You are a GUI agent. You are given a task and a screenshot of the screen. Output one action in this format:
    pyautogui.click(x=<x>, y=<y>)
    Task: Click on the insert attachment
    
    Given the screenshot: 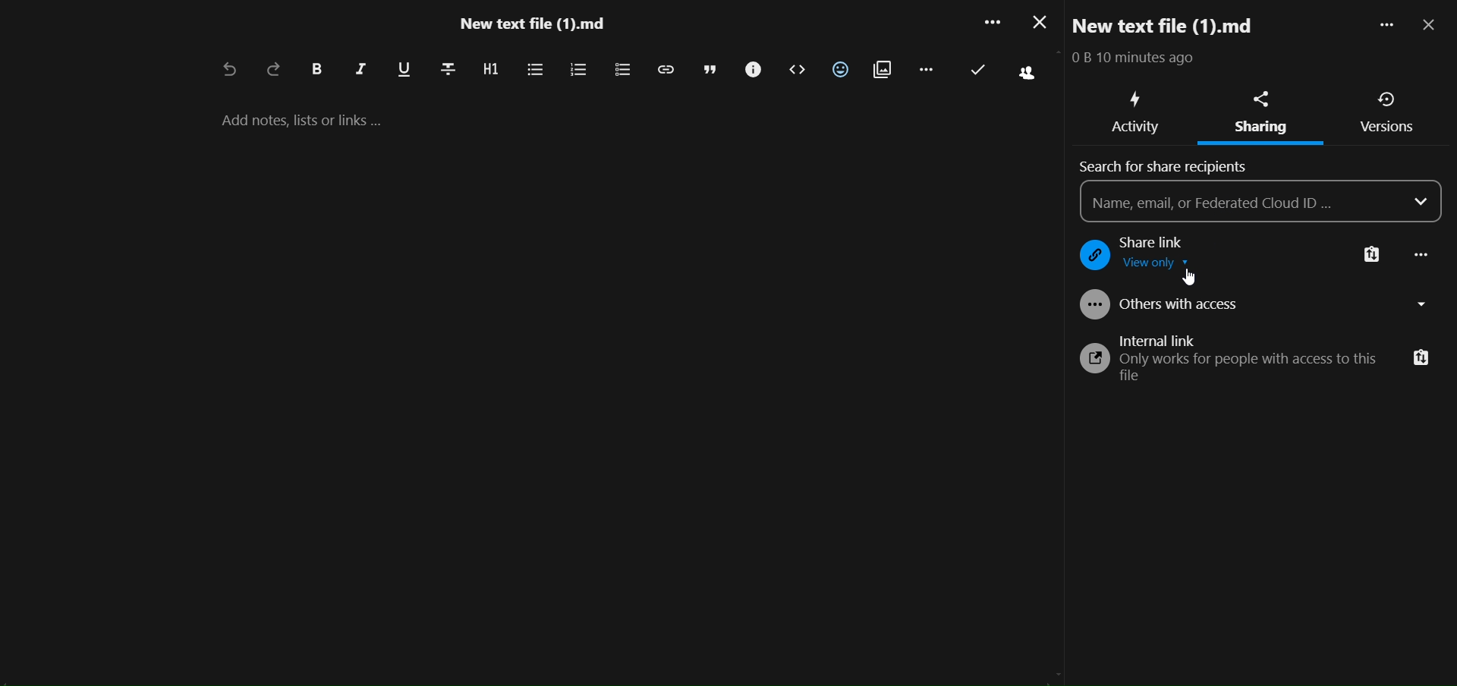 What is the action you would take?
    pyautogui.click(x=882, y=71)
    